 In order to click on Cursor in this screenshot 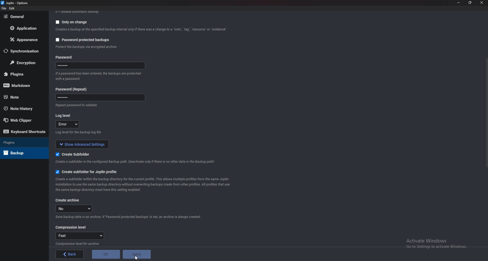, I will do `click(137, 258)`.